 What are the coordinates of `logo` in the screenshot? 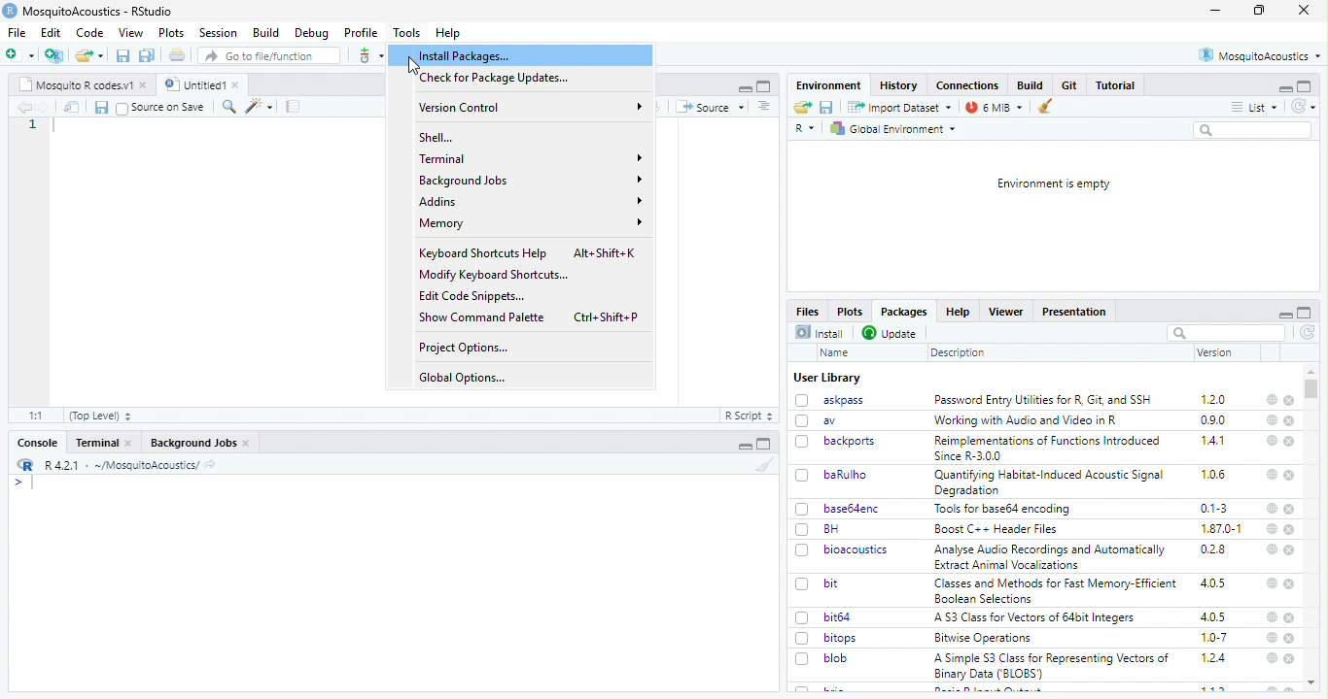 It's located at (10, 11).